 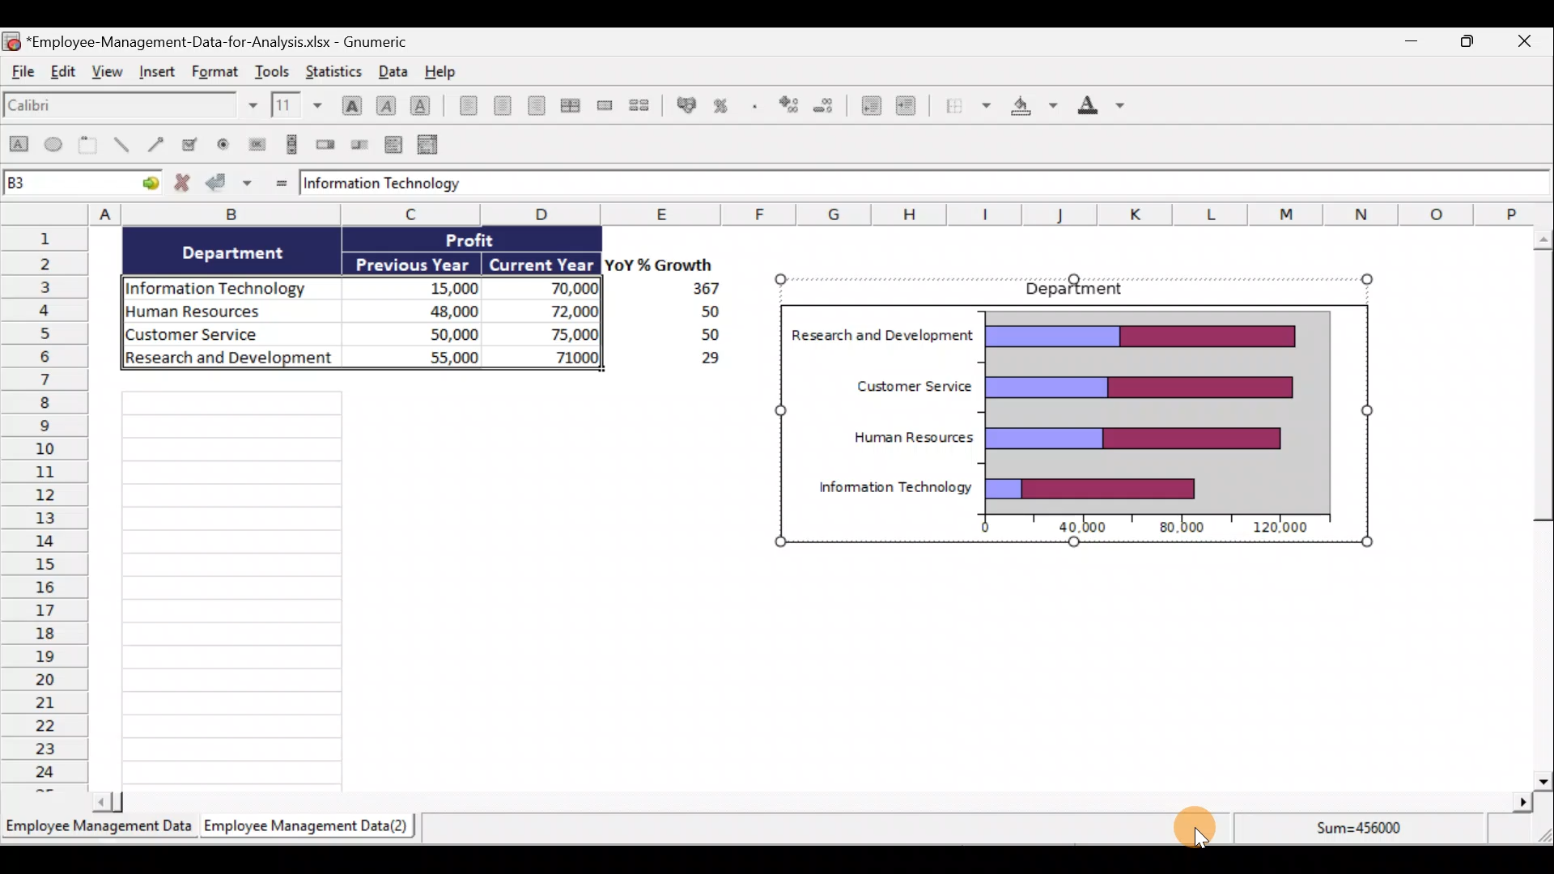 What do you see at coordinates (23, 75) in the screenshot?
I see `File` at bounding box center [23, 75].